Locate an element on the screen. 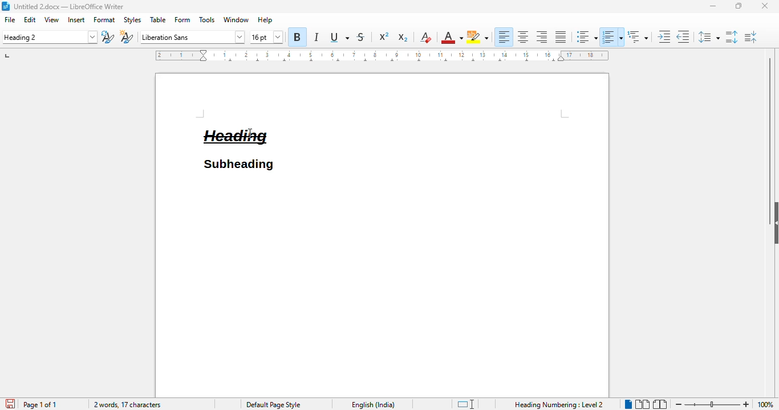  view is located at coordinates (52, 19).